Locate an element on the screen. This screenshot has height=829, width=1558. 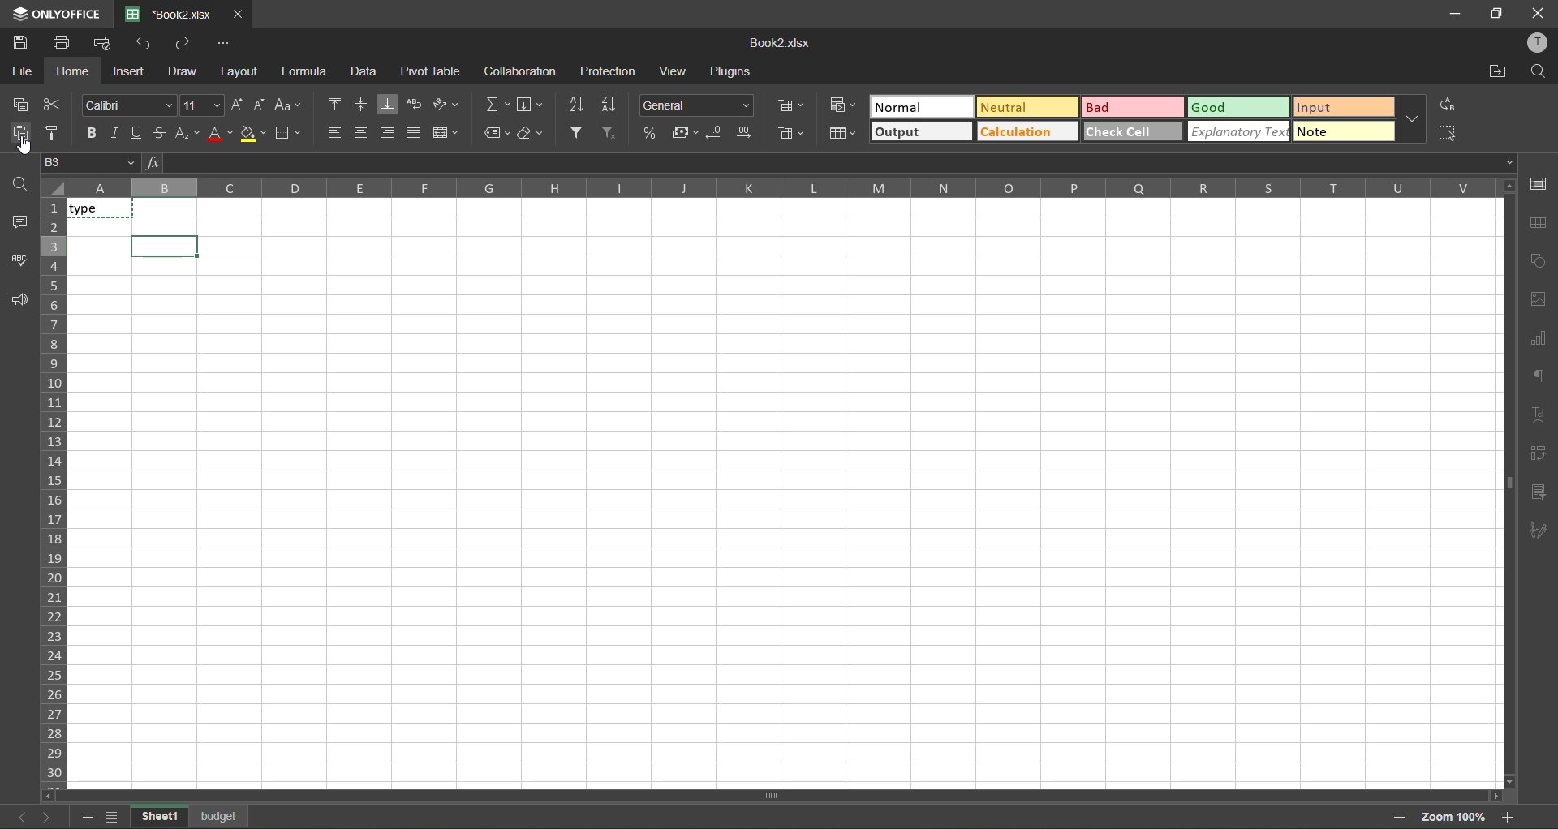
home is located at coordinates (73, 71).